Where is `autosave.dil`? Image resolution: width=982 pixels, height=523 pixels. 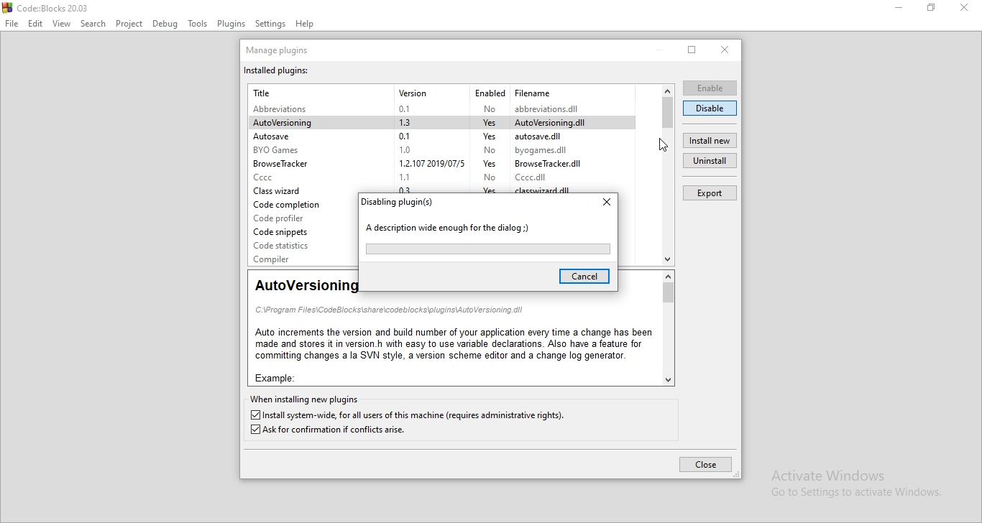
autosave.dil is located at coordinates (549, 136).